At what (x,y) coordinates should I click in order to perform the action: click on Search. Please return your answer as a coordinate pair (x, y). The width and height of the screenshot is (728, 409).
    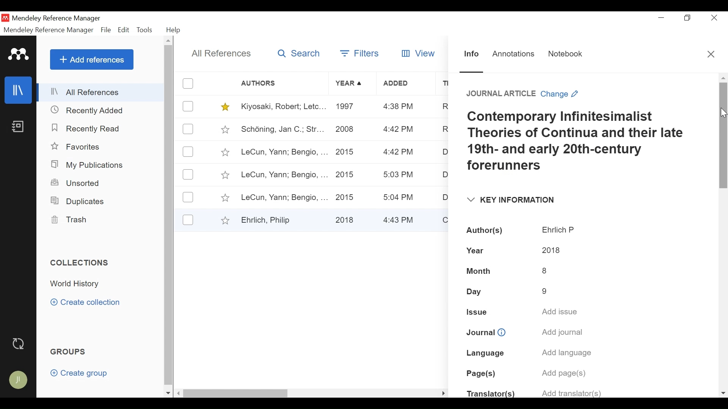
    Looking at the image, I should click on (298, 55).